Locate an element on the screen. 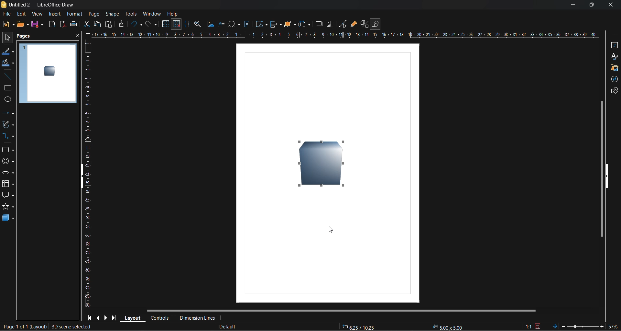 Image resolution: width=621 pixels, height=331 pixels. 3d shapes is located at coordinates (8, 219).